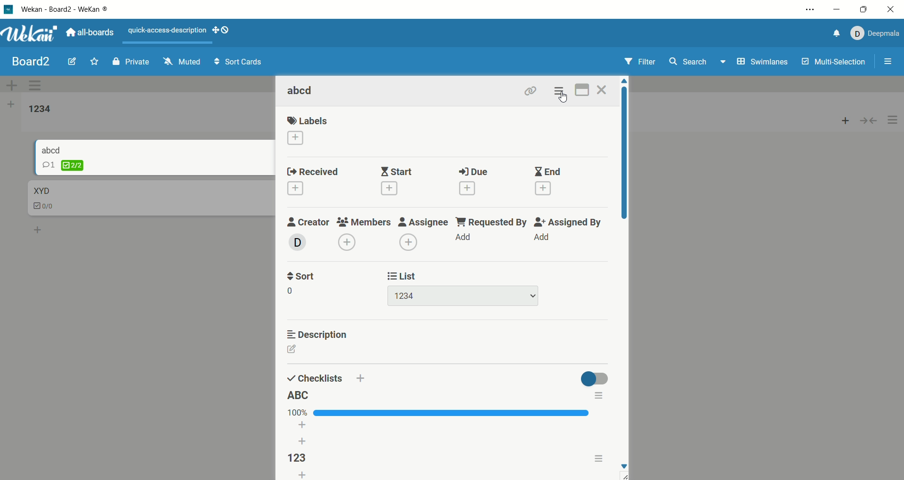  Describe the element at coordinates (437, 411) in the screenshot. I see `progress` at that location.